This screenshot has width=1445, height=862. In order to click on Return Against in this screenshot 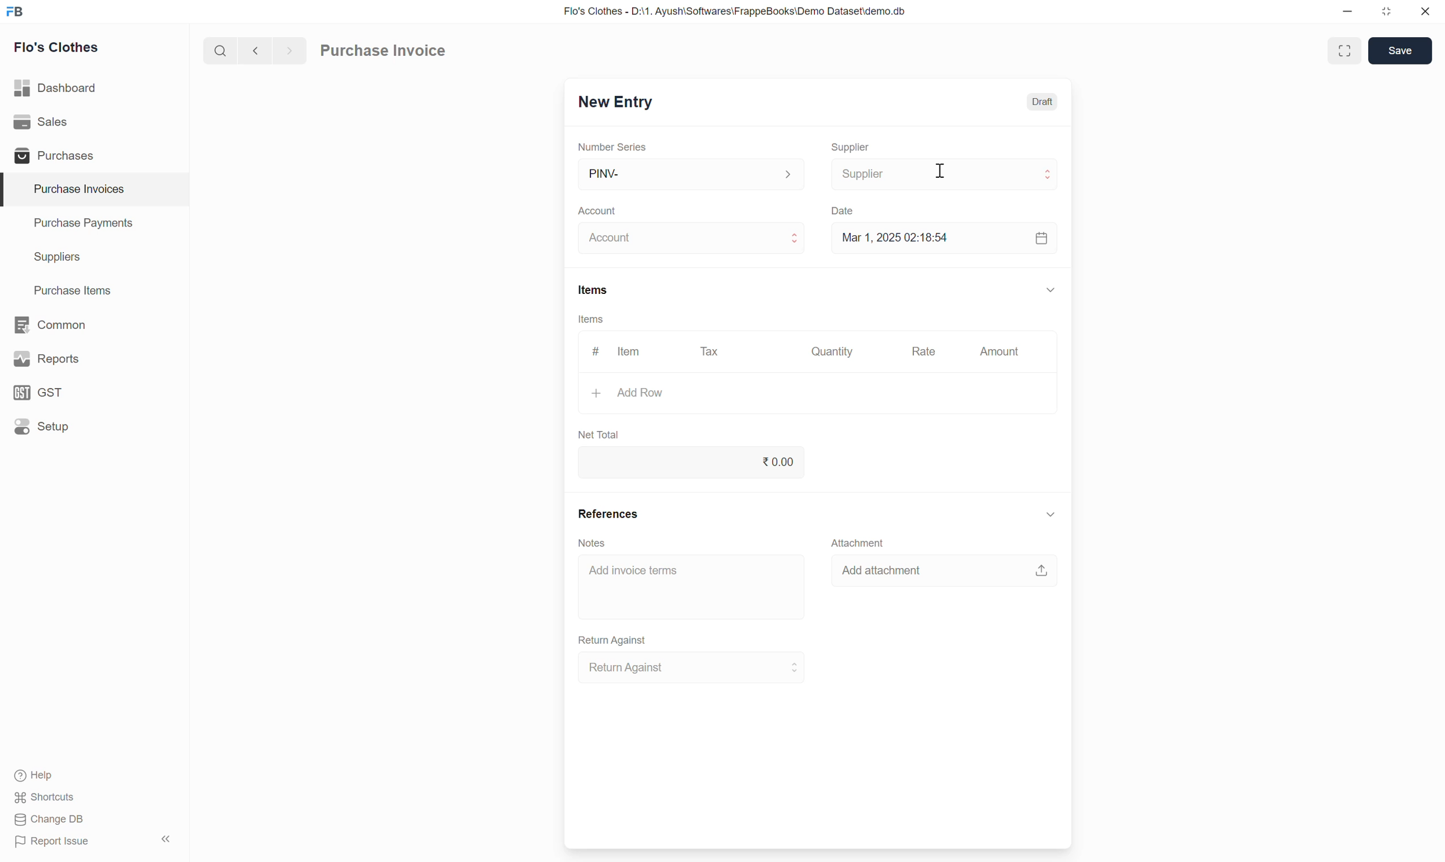, I will do `click(613, 641)`.